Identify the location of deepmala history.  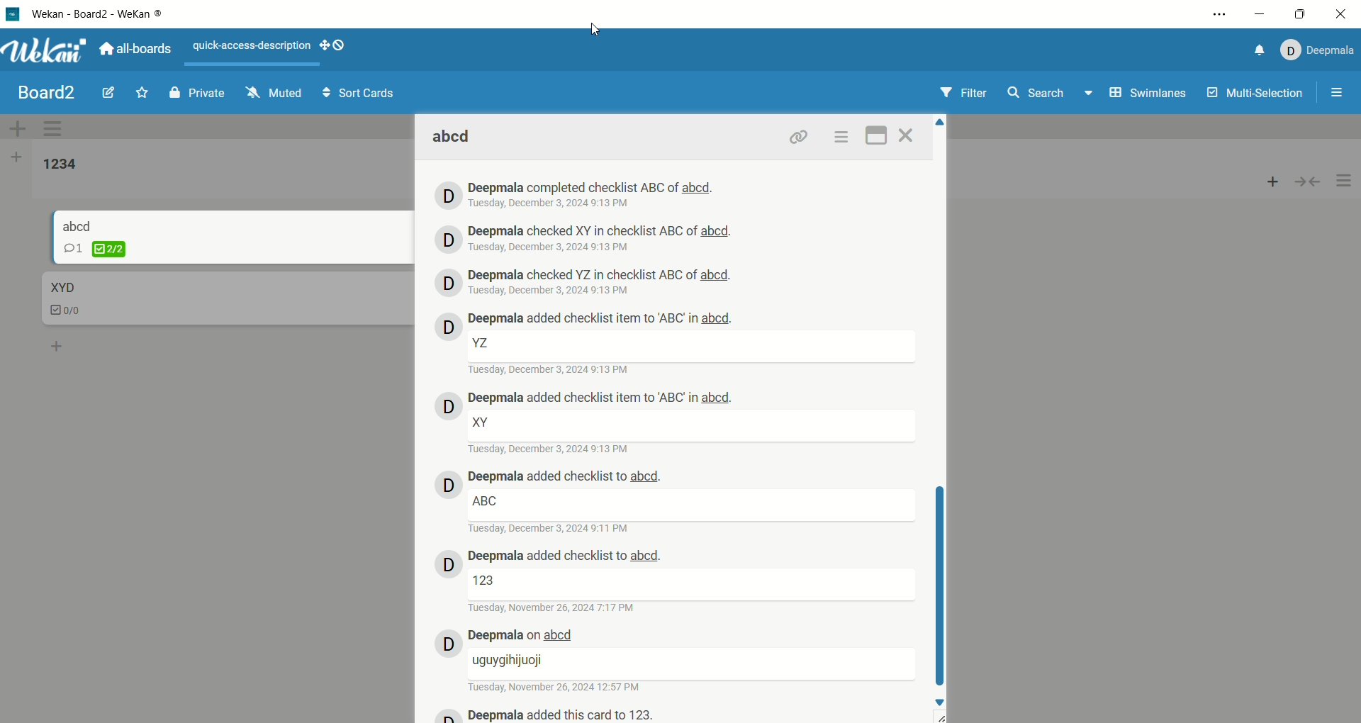
(566, 557).